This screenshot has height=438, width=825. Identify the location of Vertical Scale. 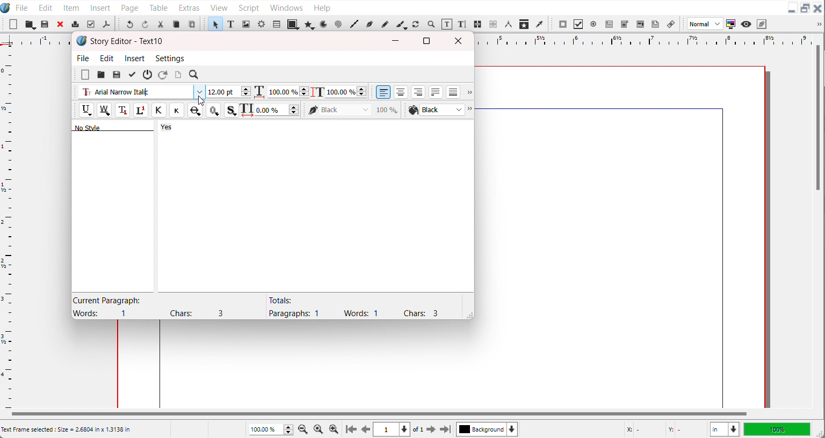
(8, 225).